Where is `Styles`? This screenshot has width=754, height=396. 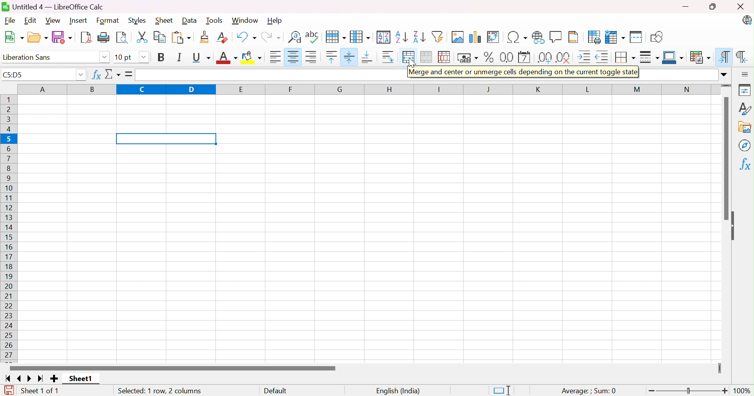
Styles is located at coordinates (745, 108).